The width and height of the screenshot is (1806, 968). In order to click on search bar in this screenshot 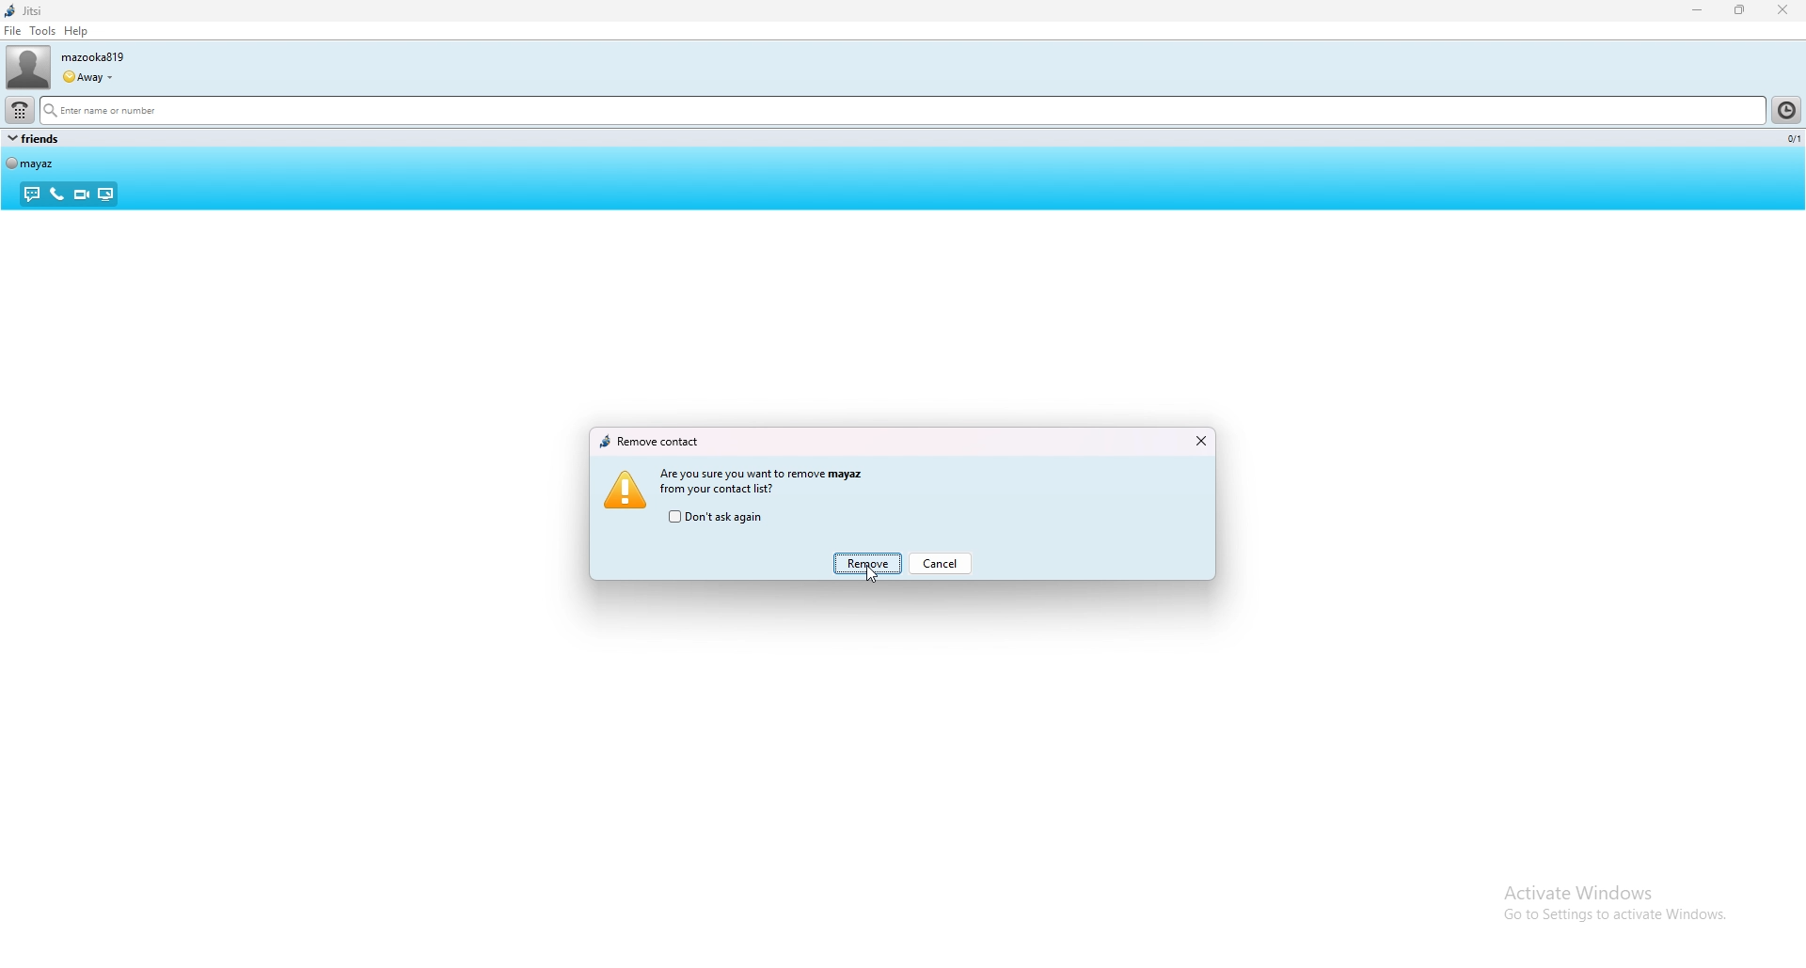, I will do `click(903, 112)`.